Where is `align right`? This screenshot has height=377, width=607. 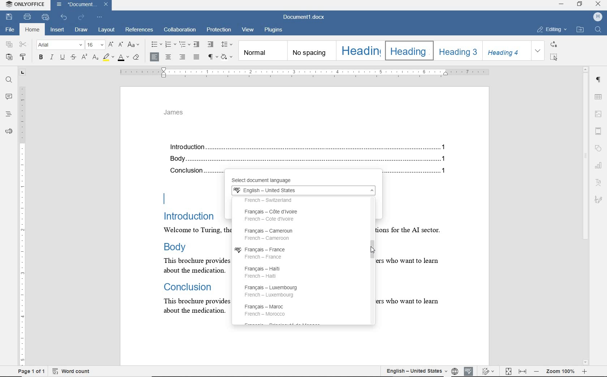
align right is located at coordinates (184, 58).